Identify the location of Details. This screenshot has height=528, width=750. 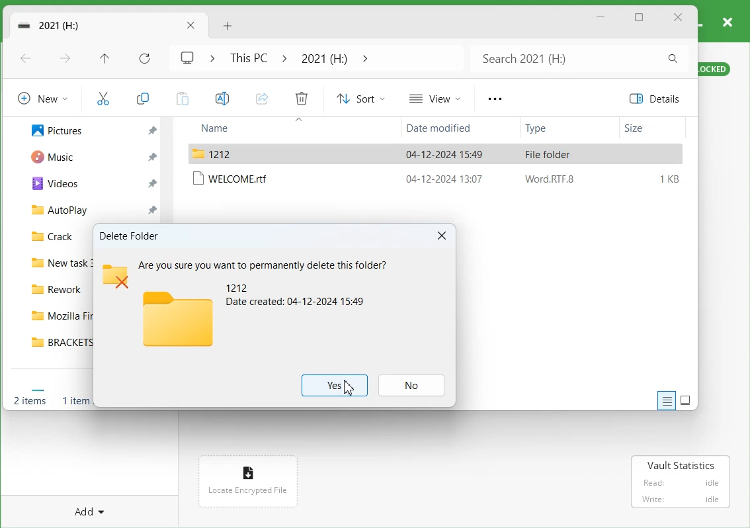
(658, 99).